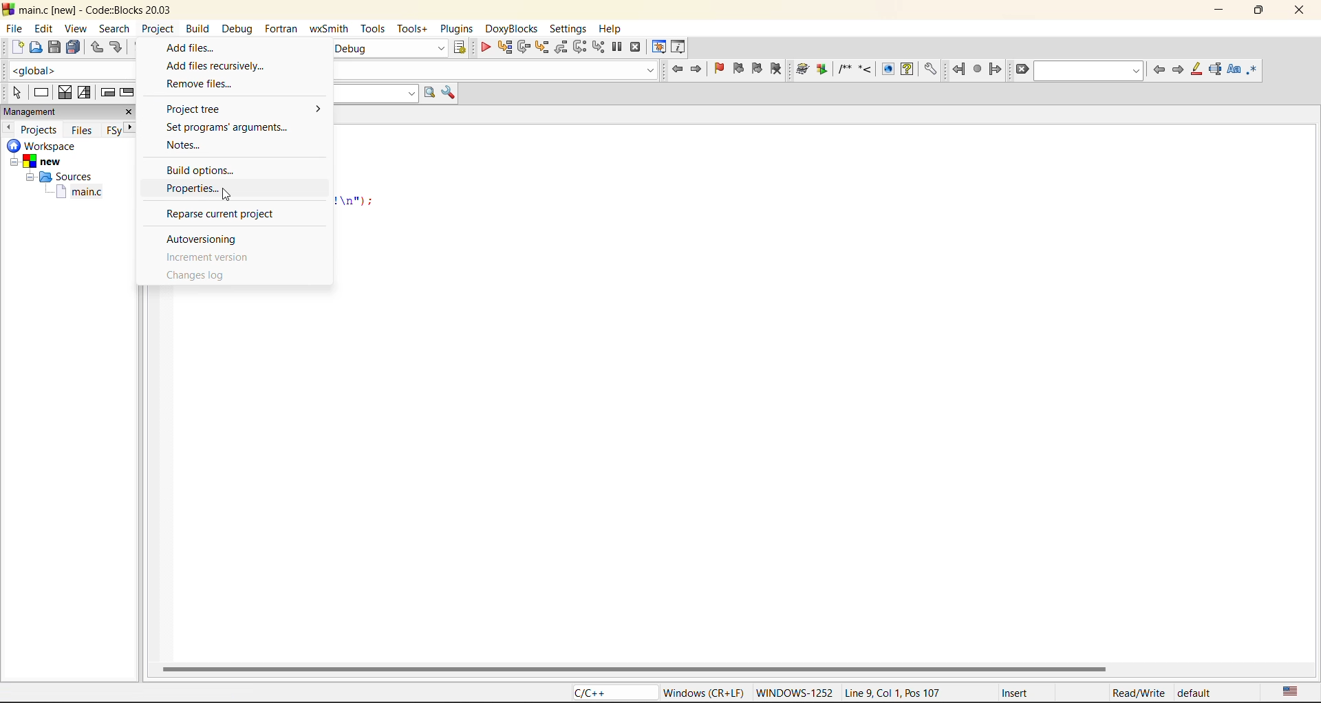  I want to click on Add Files.., so click(233, 46).